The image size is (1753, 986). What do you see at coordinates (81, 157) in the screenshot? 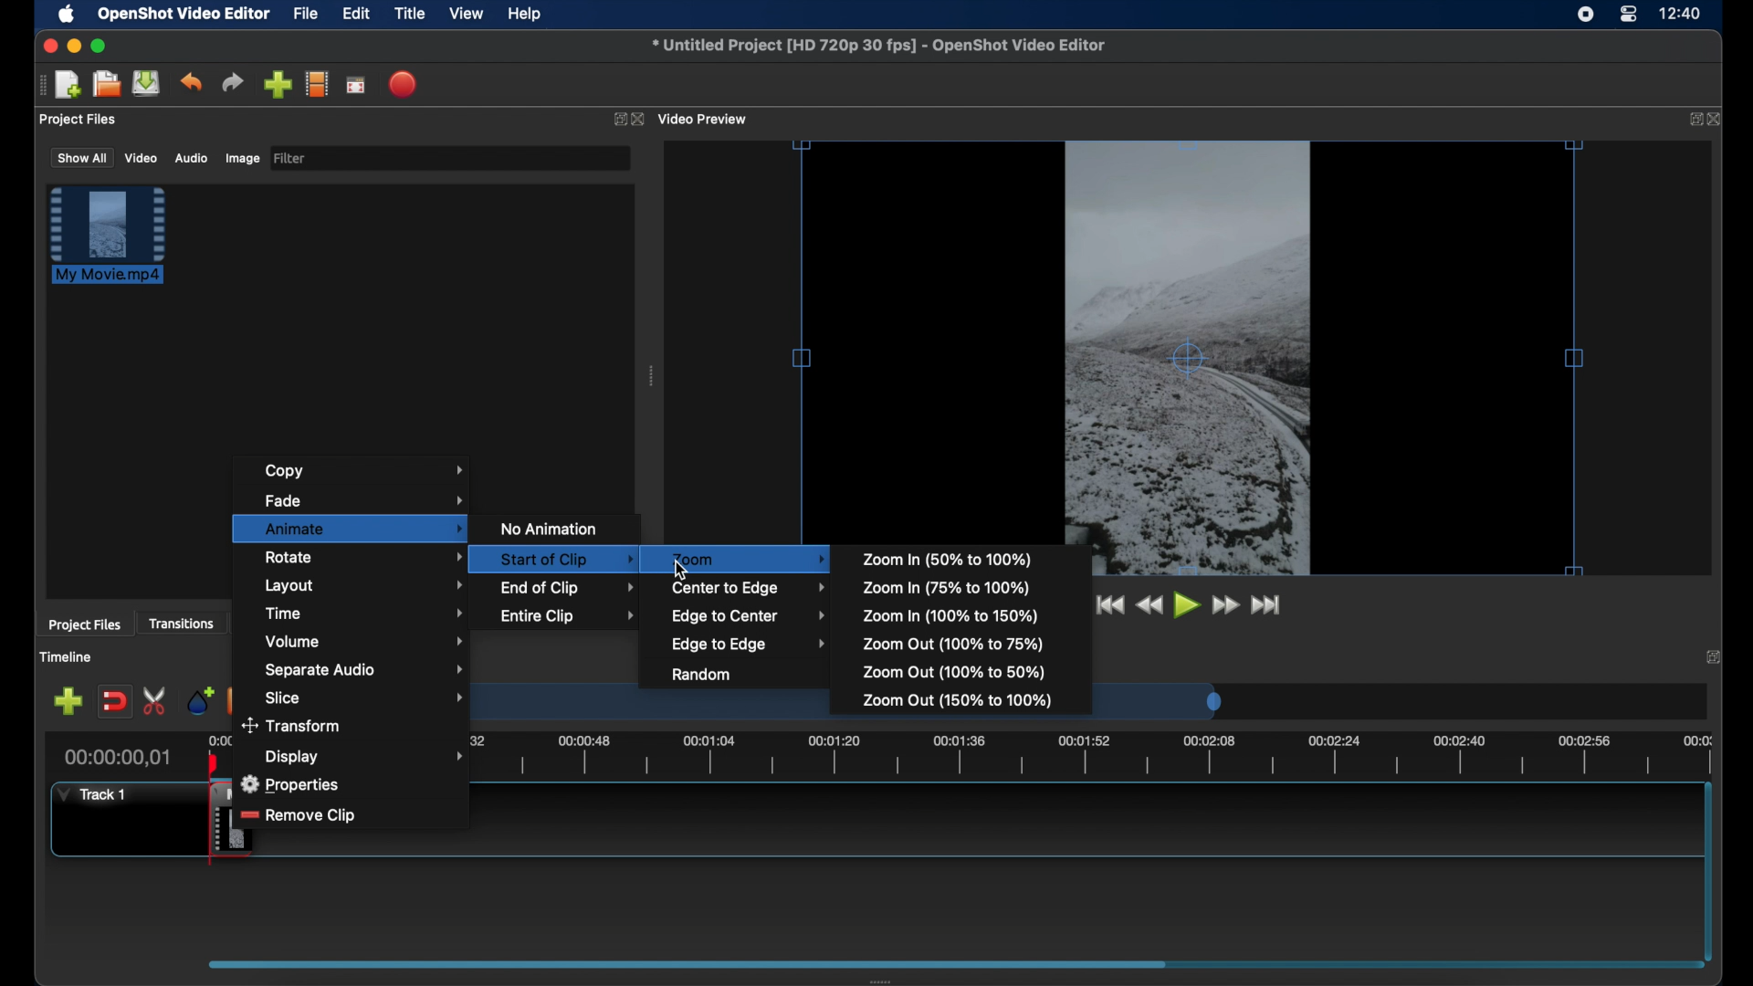
I see `show all` at bounding box center [81, 157].